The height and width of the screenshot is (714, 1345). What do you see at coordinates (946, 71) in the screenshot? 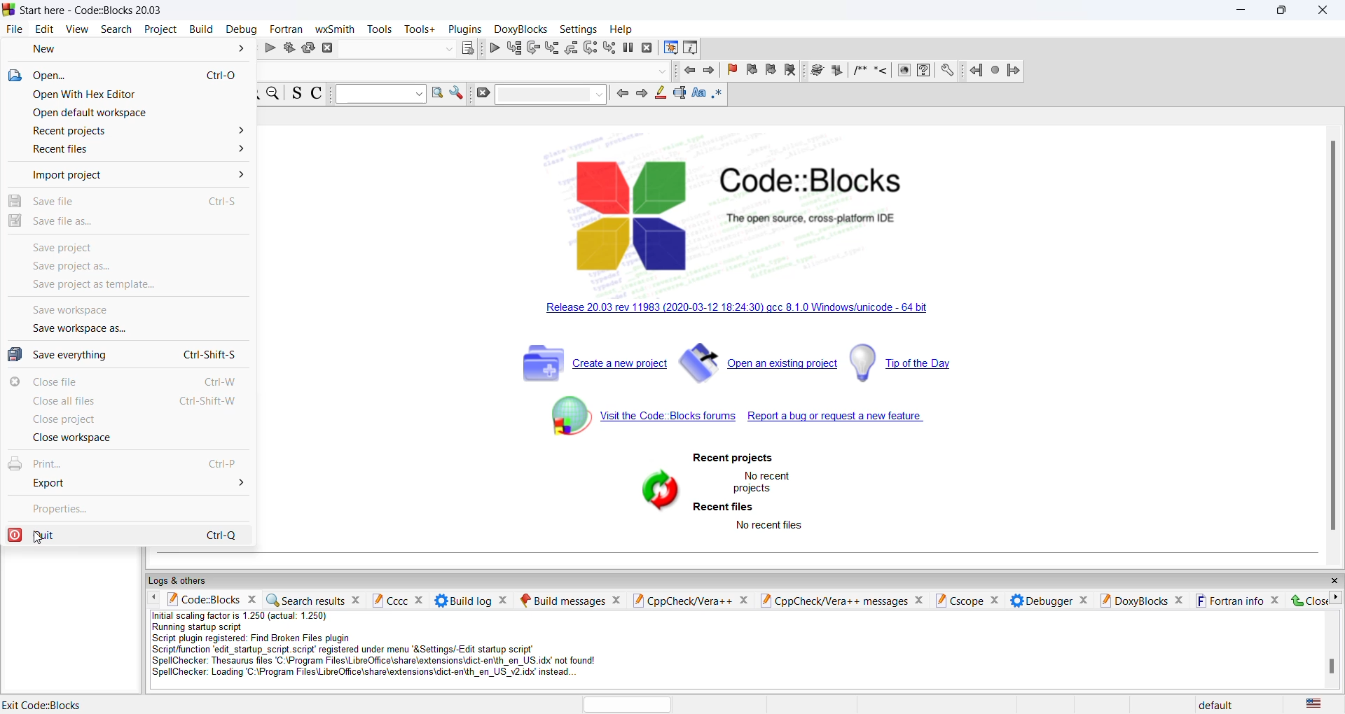
I see `settings` at bounding box center [946, 71].